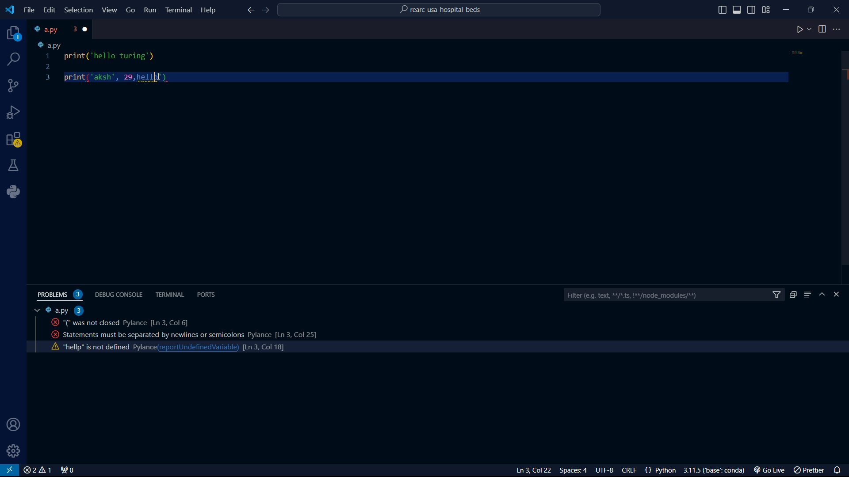 The width and height of the screenshot is (849, 477). I want to click on file, so click(29, 10).